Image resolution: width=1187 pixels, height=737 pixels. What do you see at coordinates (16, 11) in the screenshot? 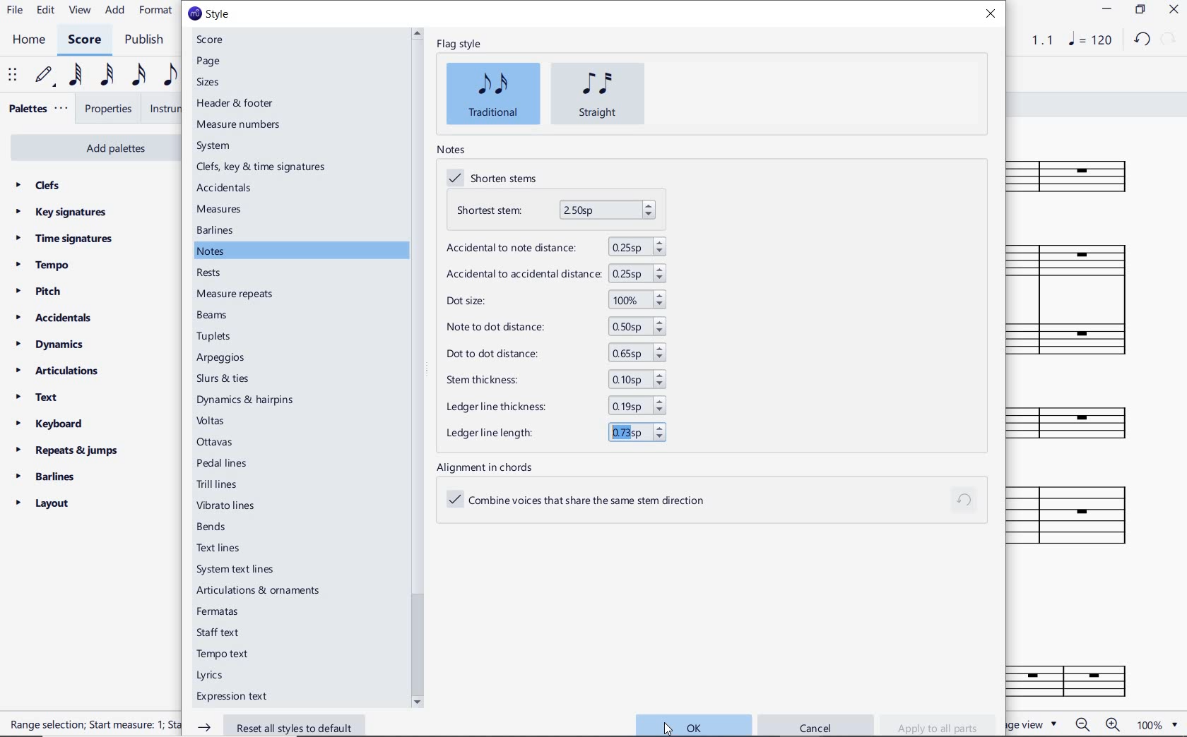
I see `file` at bounding box center [16, 11].